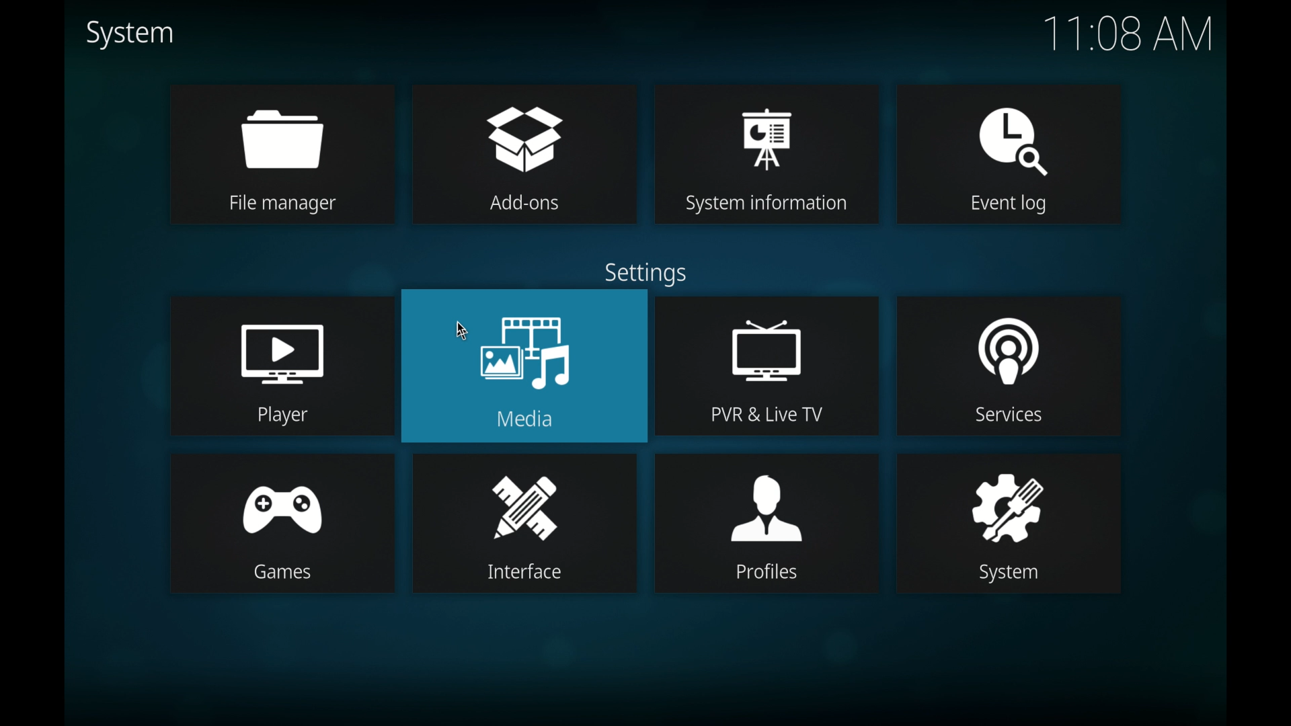 This screenshot has width=1291, height=726. I want to click on media, so click(524, 367).